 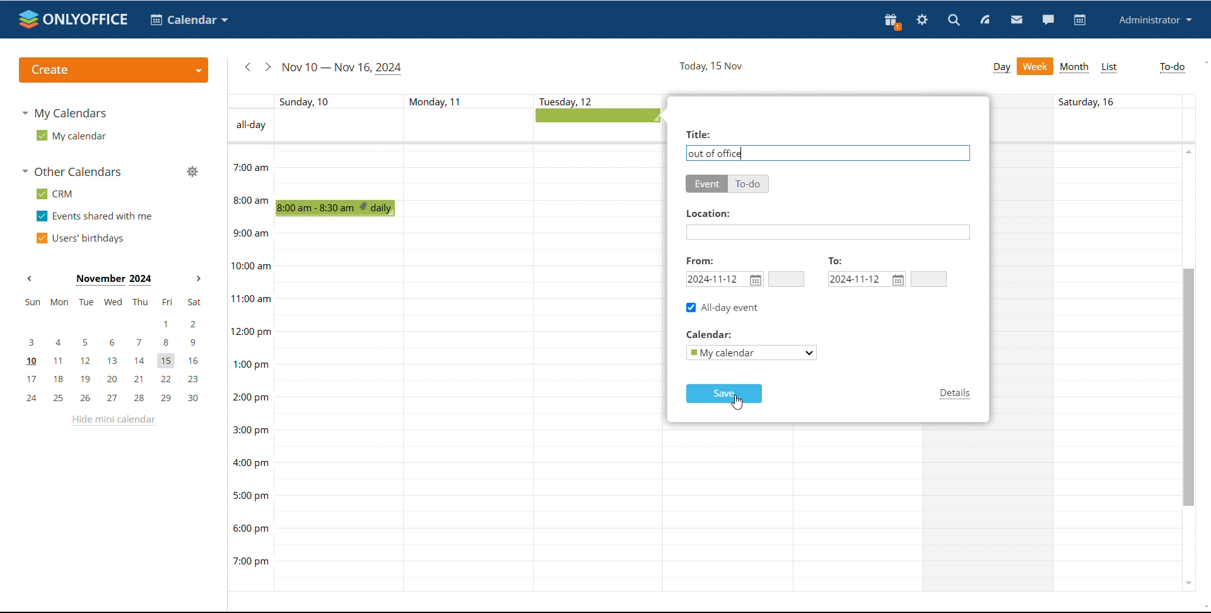 What do you see at coordinates (1000, 67) in the screenshot?
I see `day view` at bounding box center [1000, 67].